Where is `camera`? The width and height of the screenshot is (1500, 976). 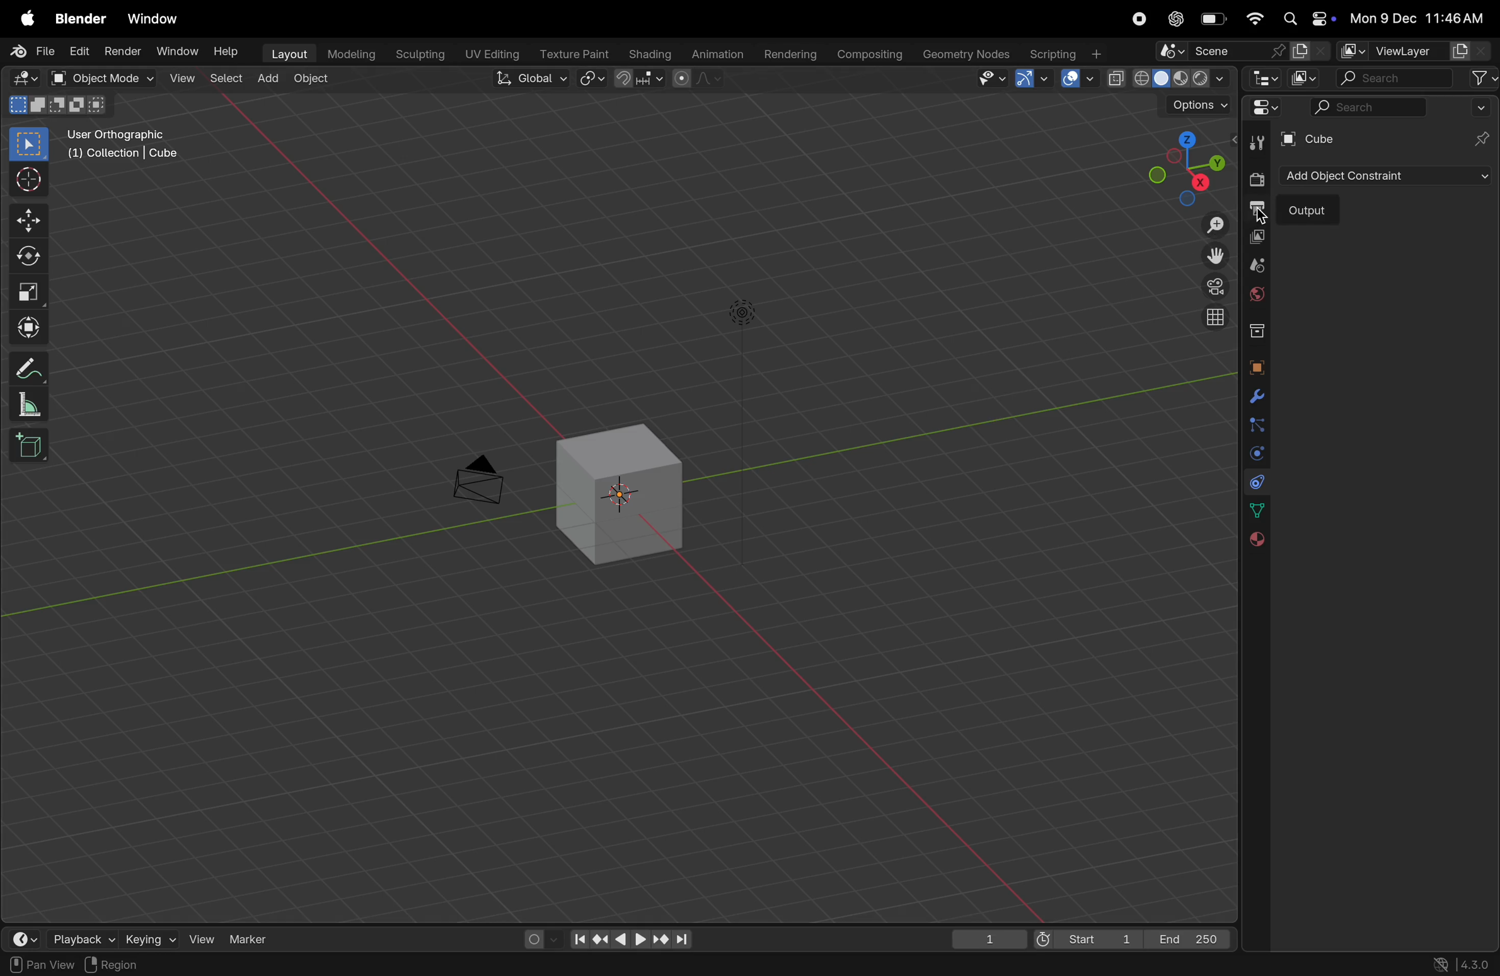
camera is located at coordinates (485, 475).